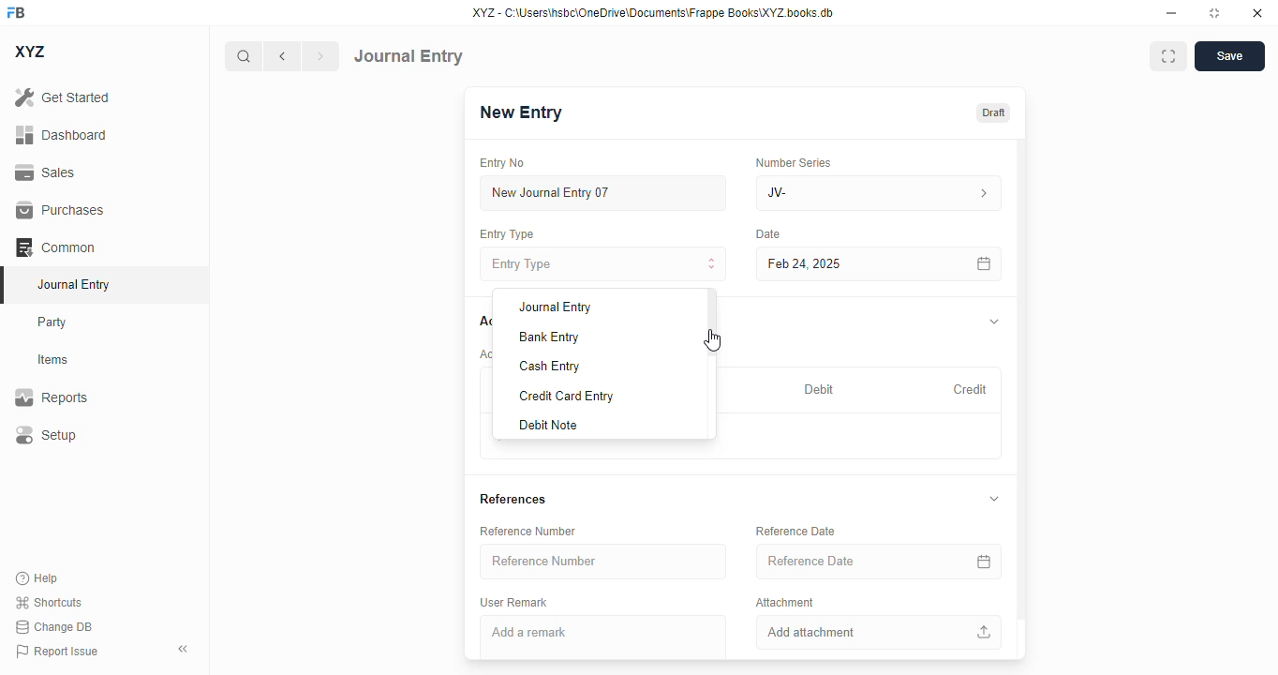 The height and width of the screenshot is (675, 1278). I want to click on reports, so click(52, 397).